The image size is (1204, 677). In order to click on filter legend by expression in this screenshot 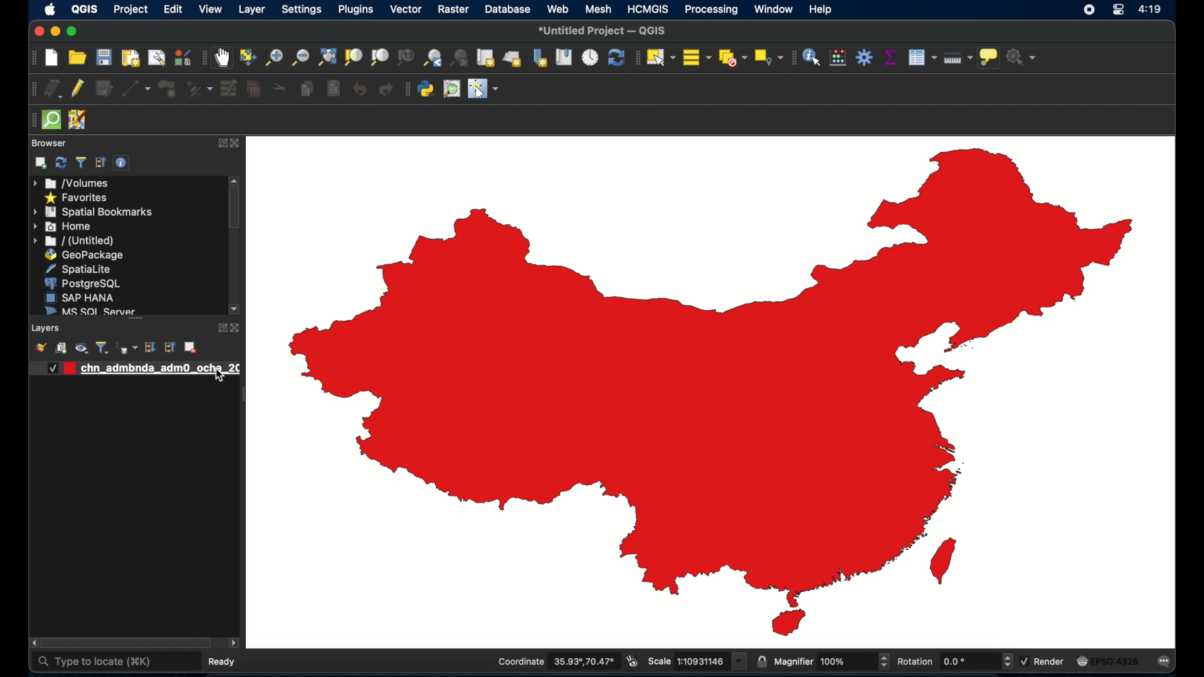, I will do `click(128, 347)`.